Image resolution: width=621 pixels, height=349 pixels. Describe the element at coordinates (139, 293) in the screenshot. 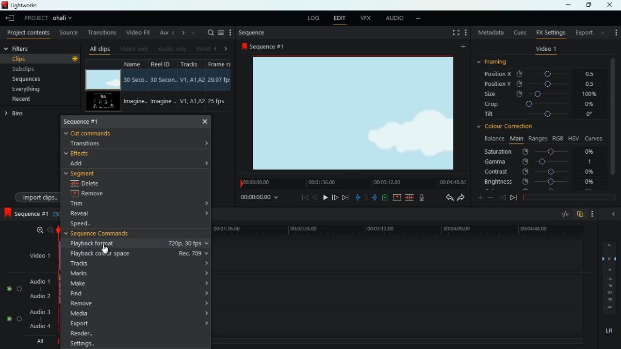

I see `find` at that location.